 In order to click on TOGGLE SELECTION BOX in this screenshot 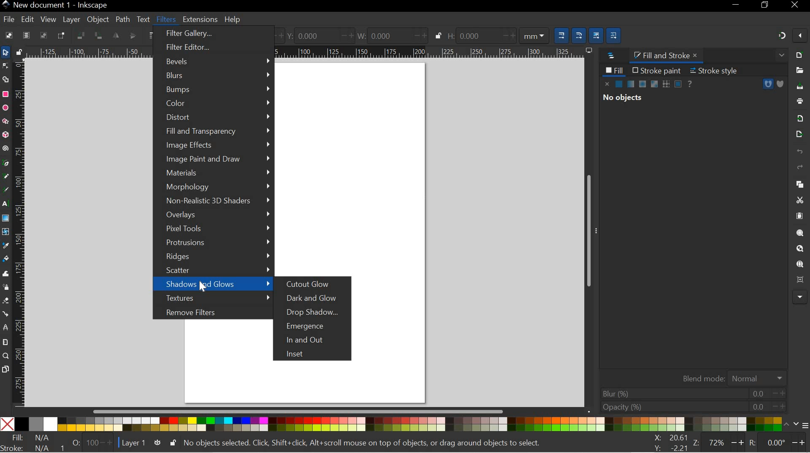, I will do `click(63, 35)`.